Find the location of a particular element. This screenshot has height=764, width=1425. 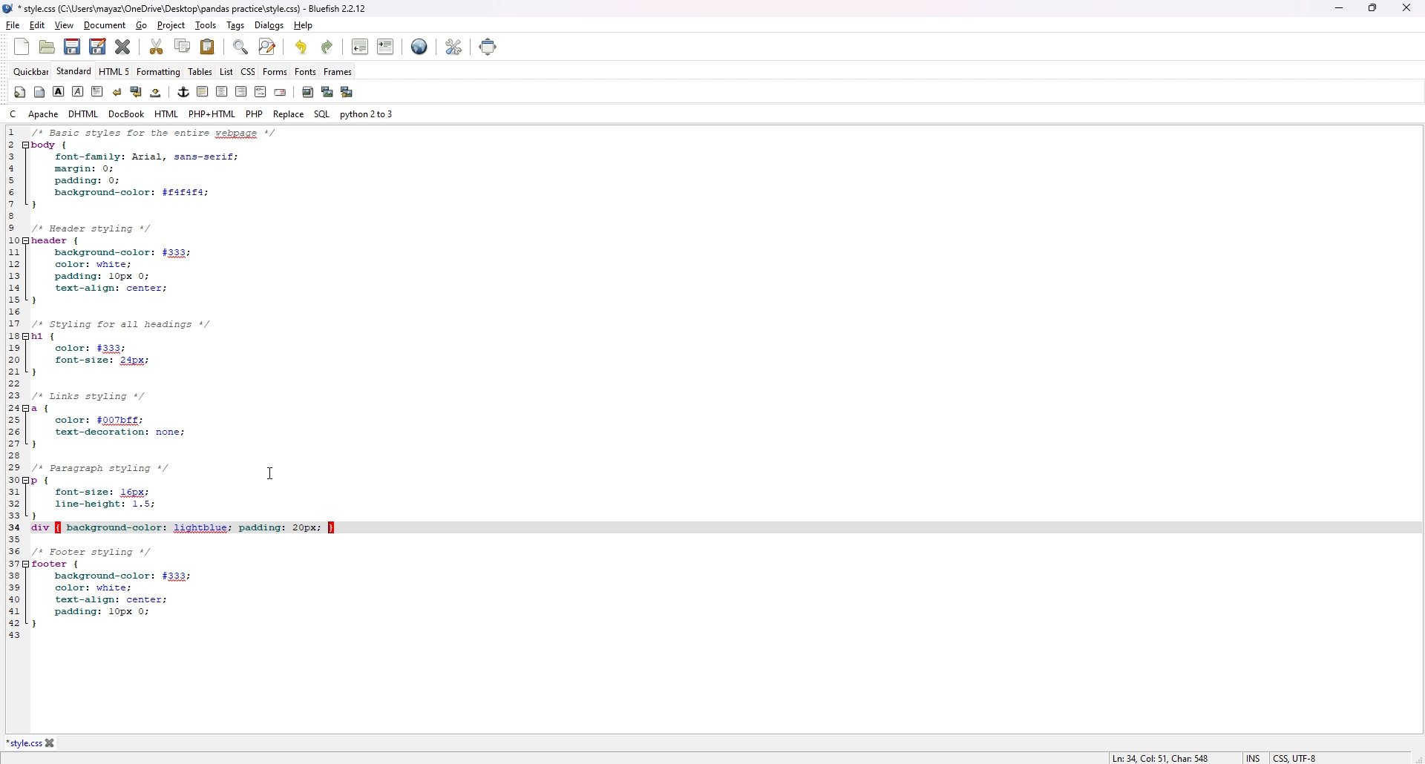

unindent is located at coordinates (361, 47).